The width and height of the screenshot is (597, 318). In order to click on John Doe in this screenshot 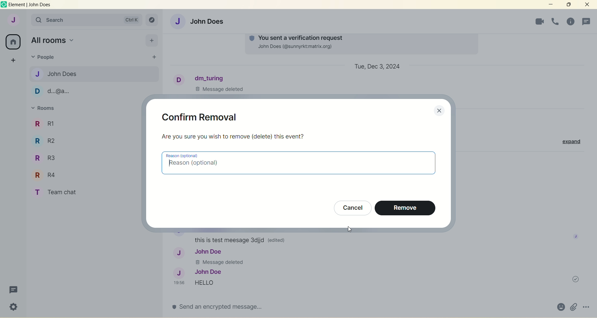, I will do `click(199, 252)`.